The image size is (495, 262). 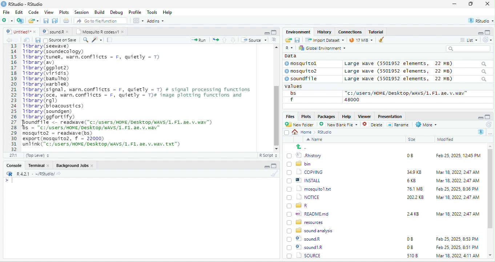 What do you see at coordinates (100, 12) in the screenshot?
I see `Build` at bounding box center [100, 12].